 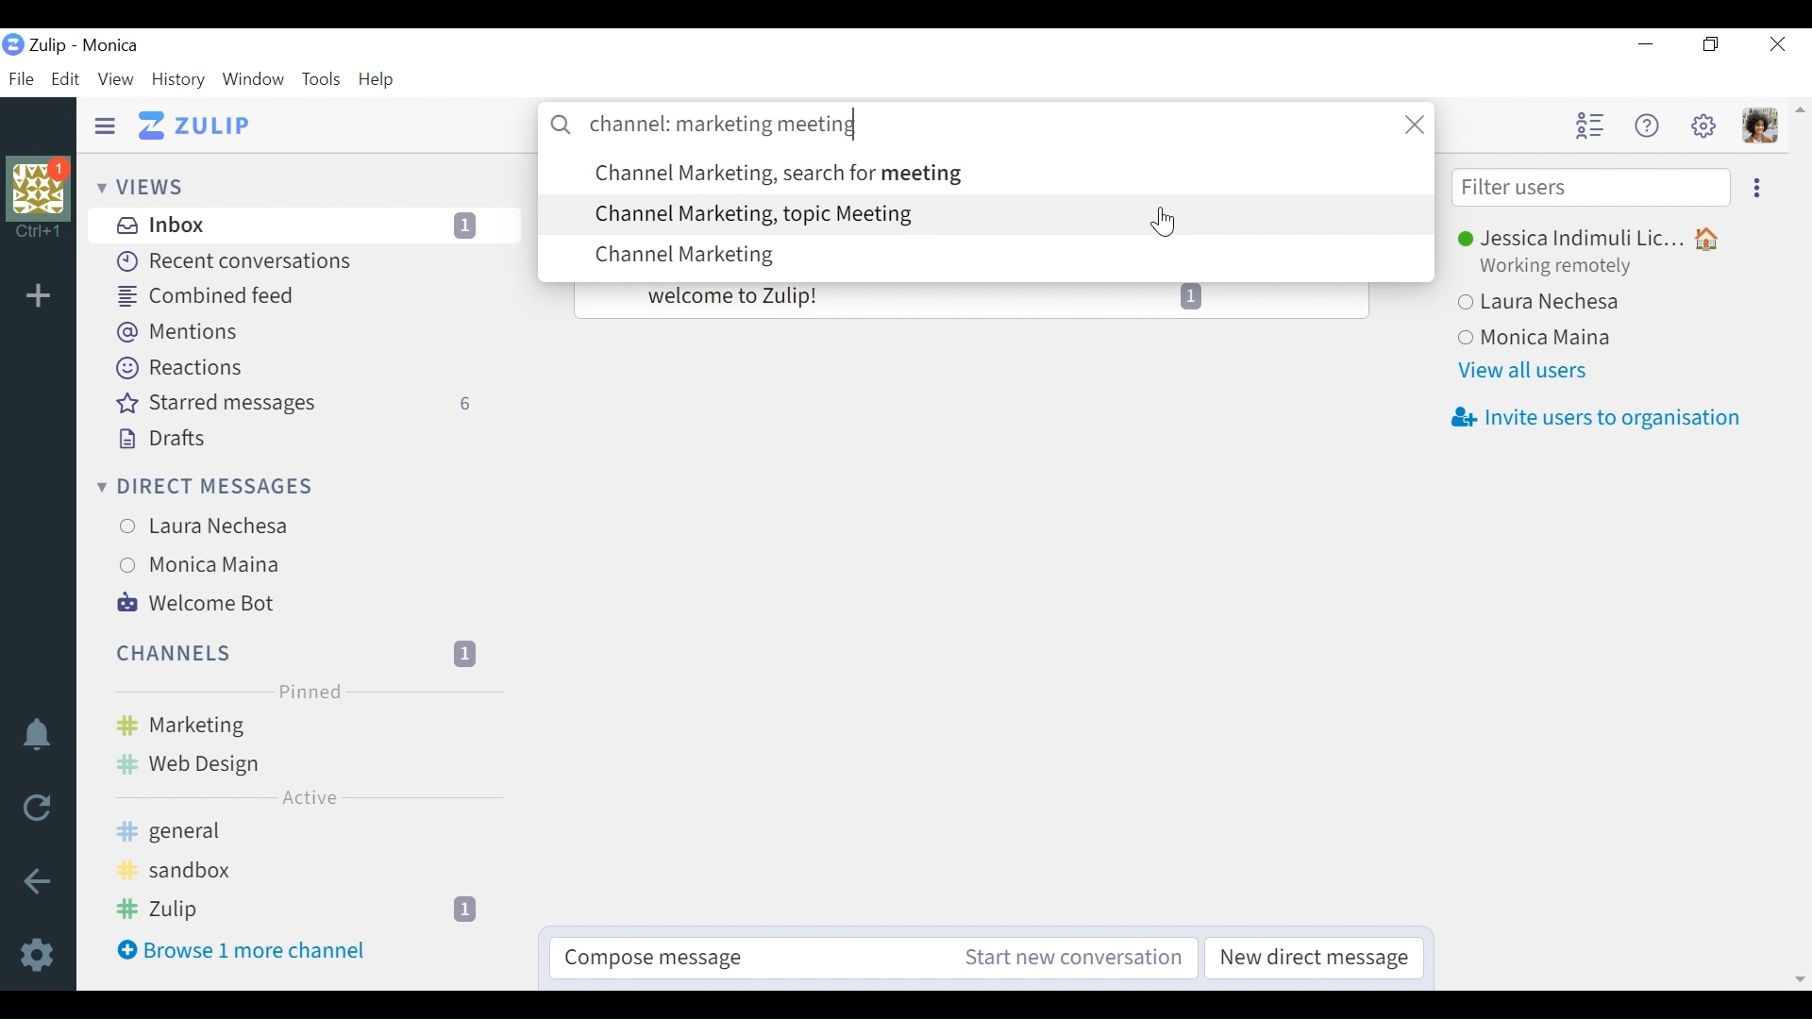 What do you see at coordinates (109, 123) in the screenshot?
I see `Hide` at bounding box center [109, 123].